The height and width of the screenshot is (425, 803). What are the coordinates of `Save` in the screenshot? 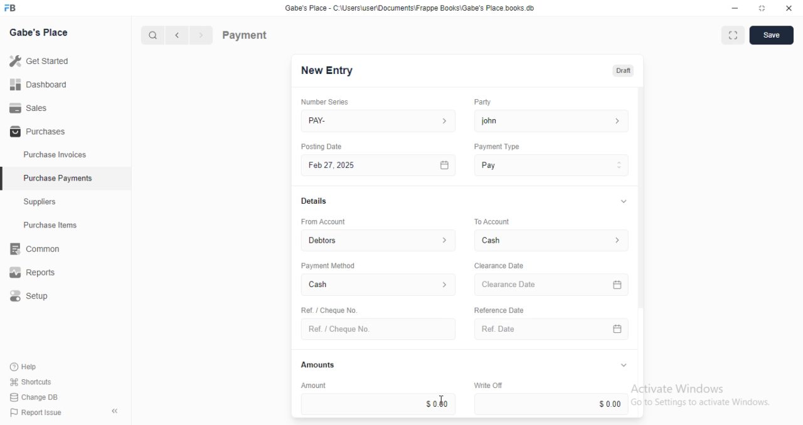 It's located at (771, 35).